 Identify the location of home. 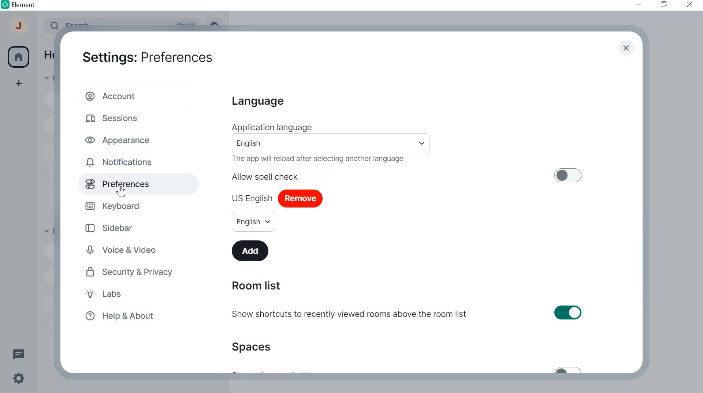
(18, 57).